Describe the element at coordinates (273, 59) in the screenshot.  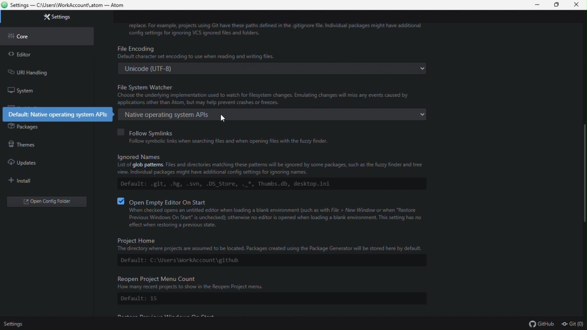
I see `File encoding` at that location.